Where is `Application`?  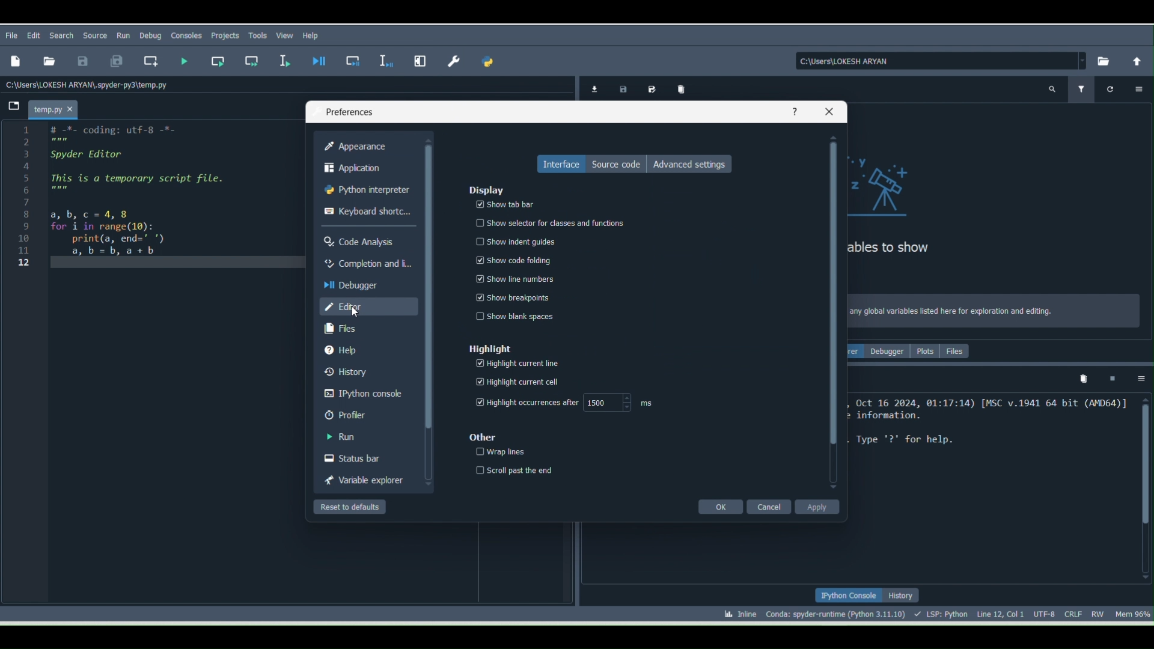
Application is located at coordinates (362, 169).